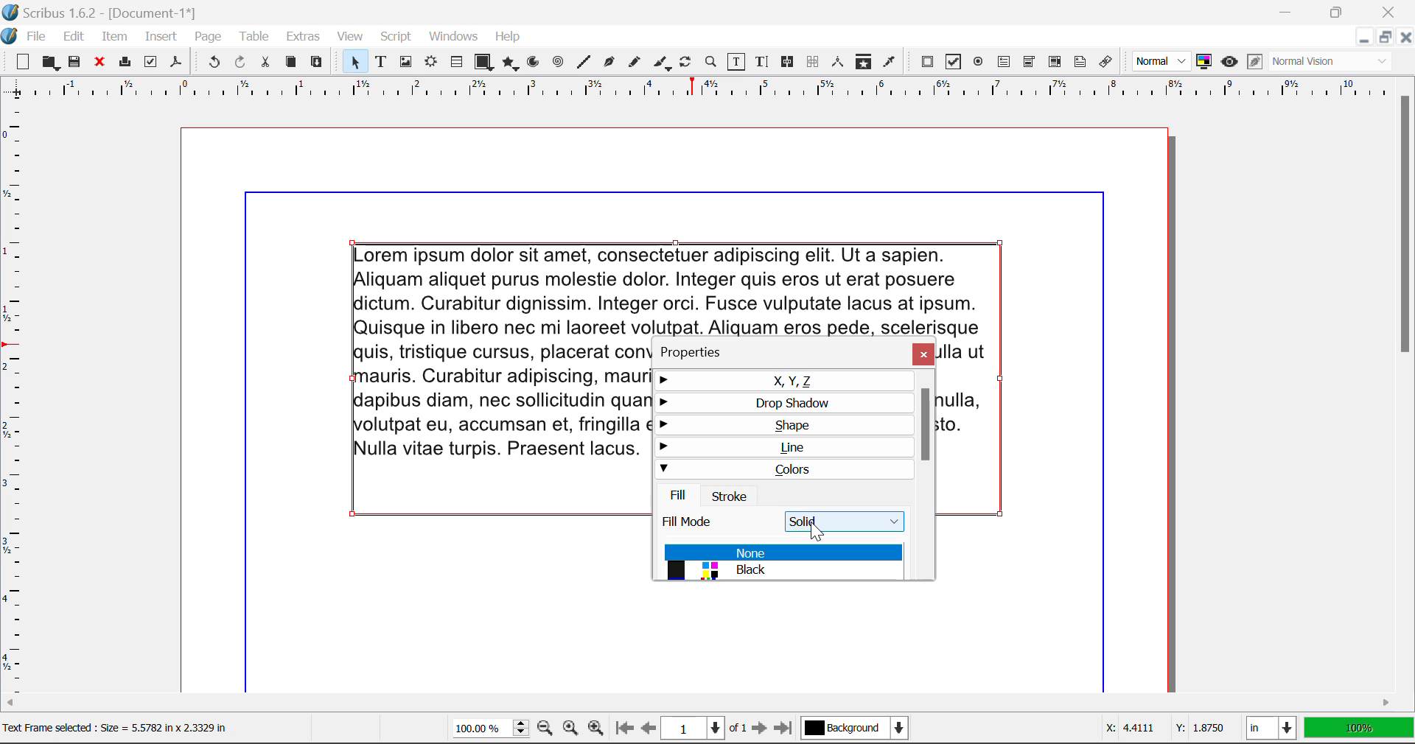  What do you see at coordinates (1109, 63) in the screenshot?
I see `Link Annotation` at bounding box center [1109, 63].